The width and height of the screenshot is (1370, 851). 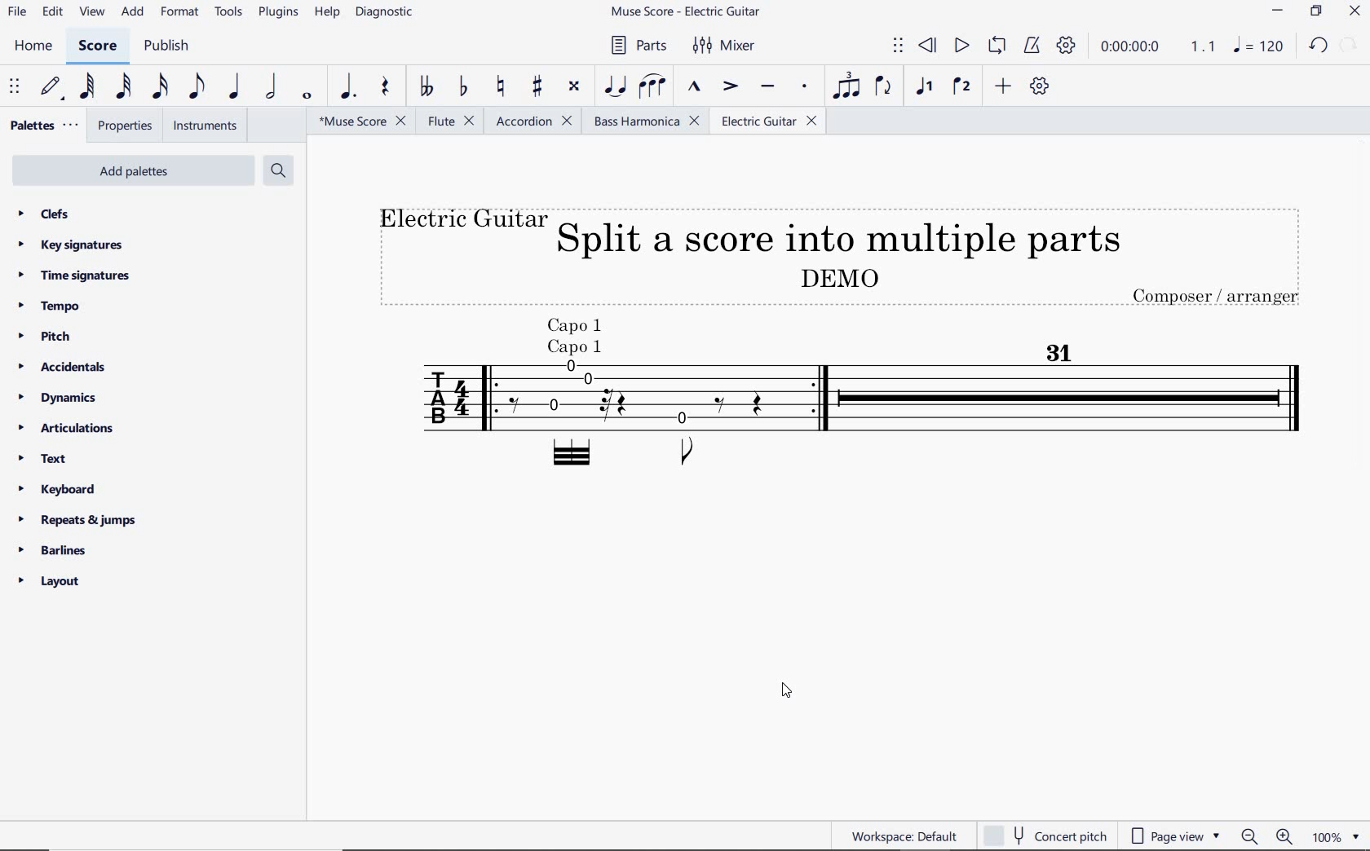 I want to click on play, so click(x=961, y=46).